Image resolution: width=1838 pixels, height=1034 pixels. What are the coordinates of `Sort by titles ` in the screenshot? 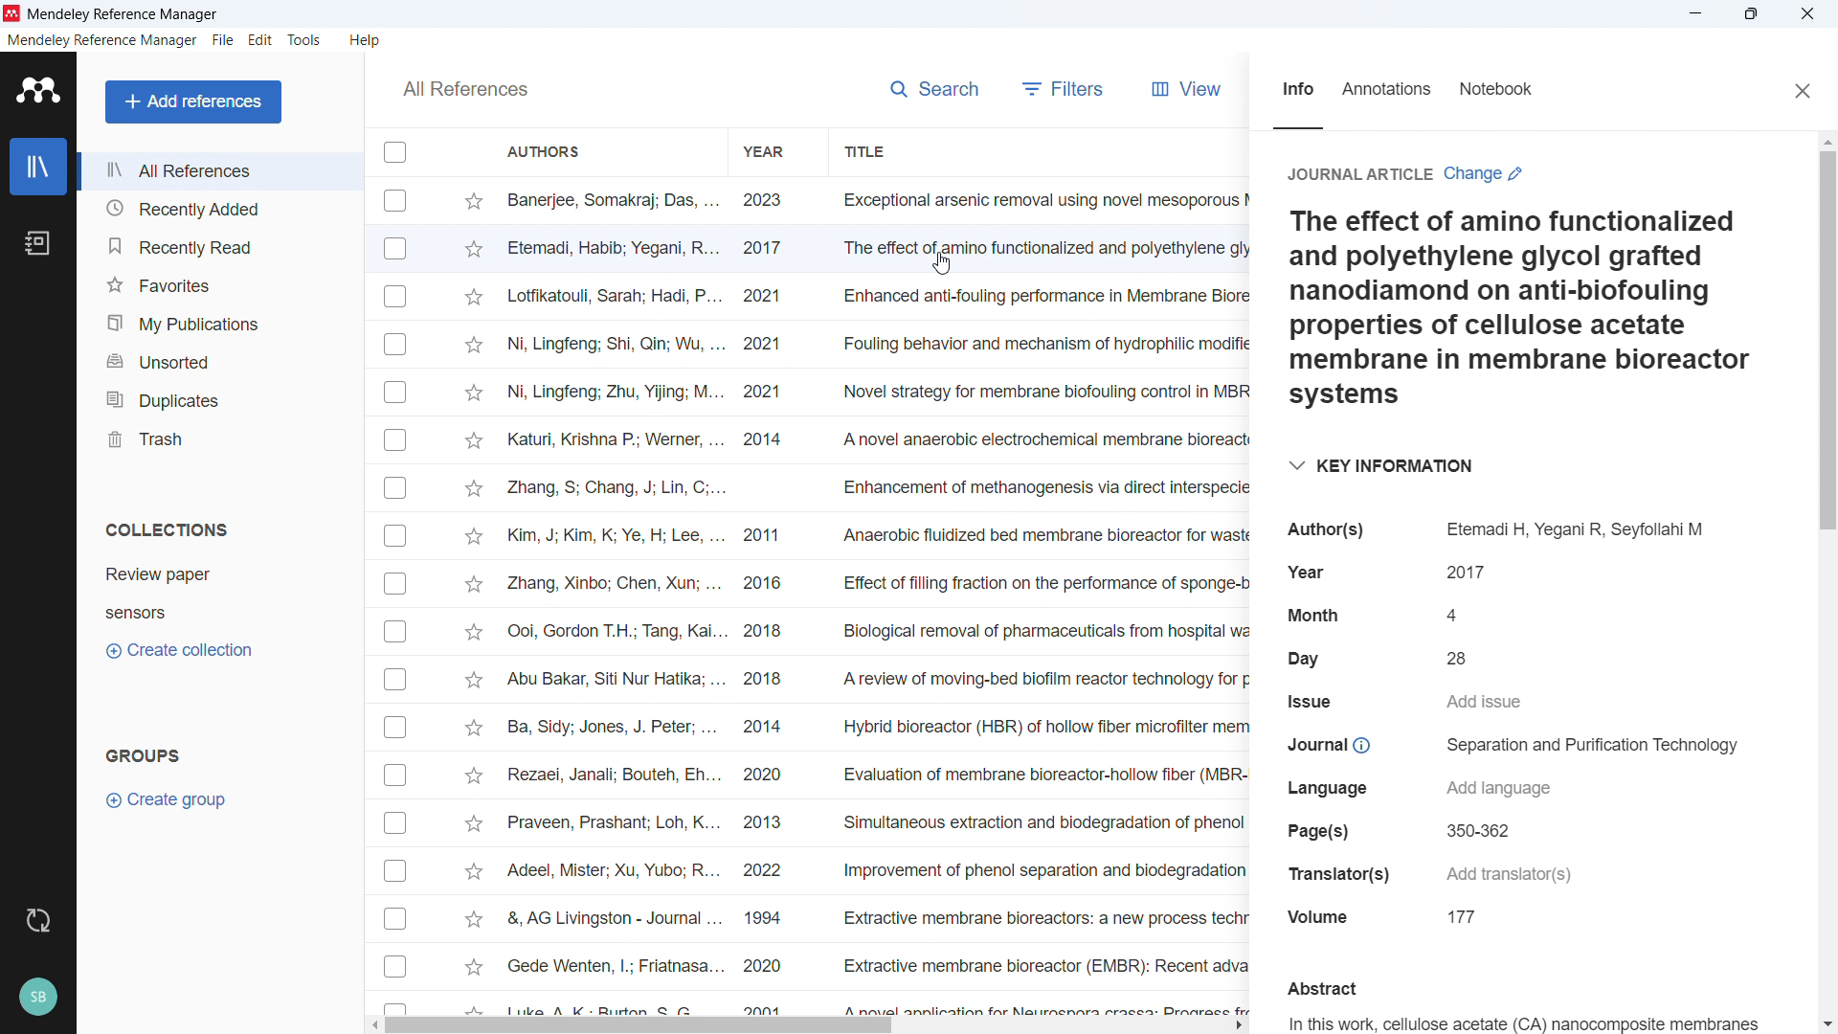 It's located at (869, 153).